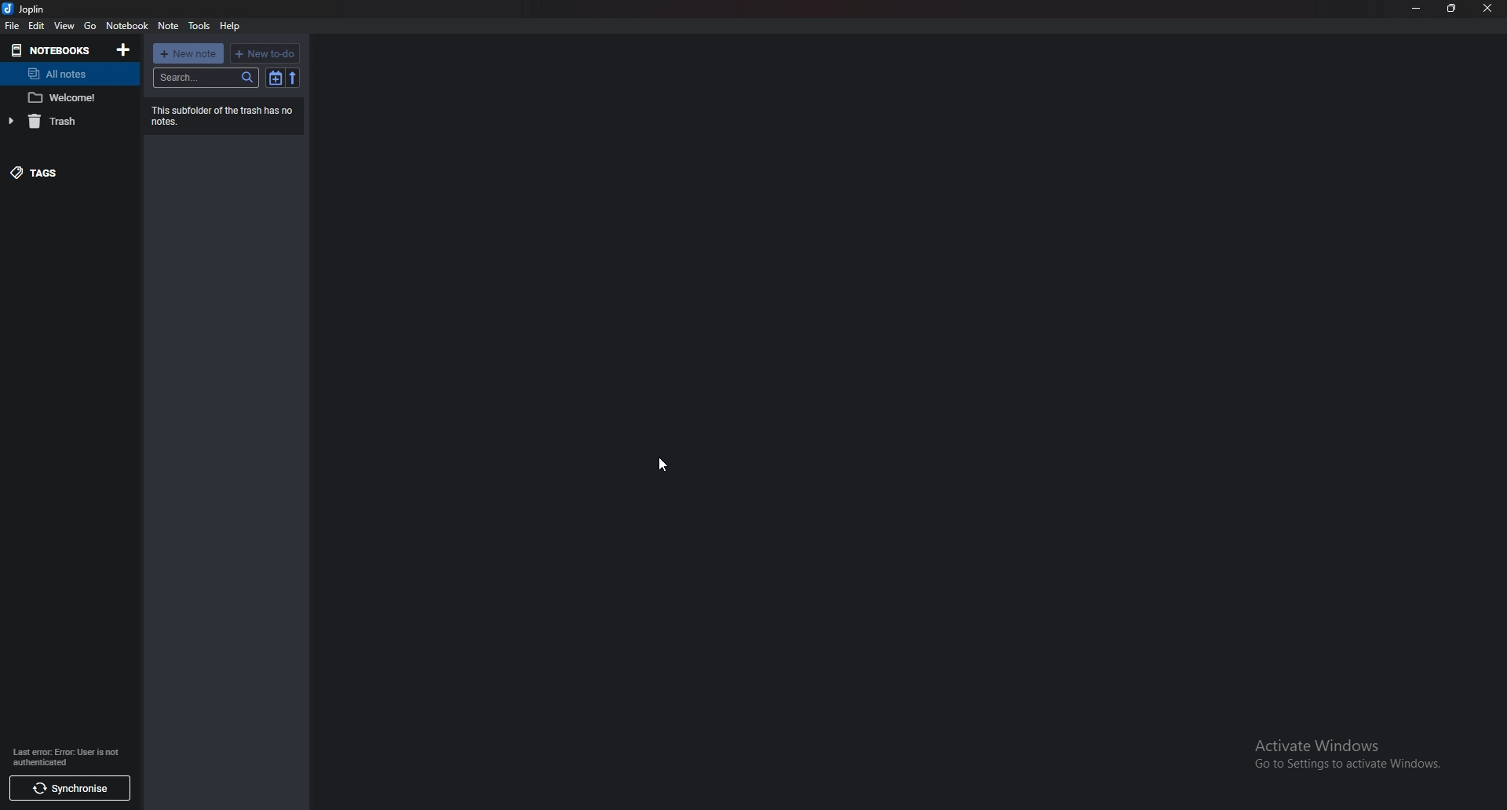  What do you see at coordinates (92, 26) in the screenshot?
I see `go` at bounding box center [92, 26].